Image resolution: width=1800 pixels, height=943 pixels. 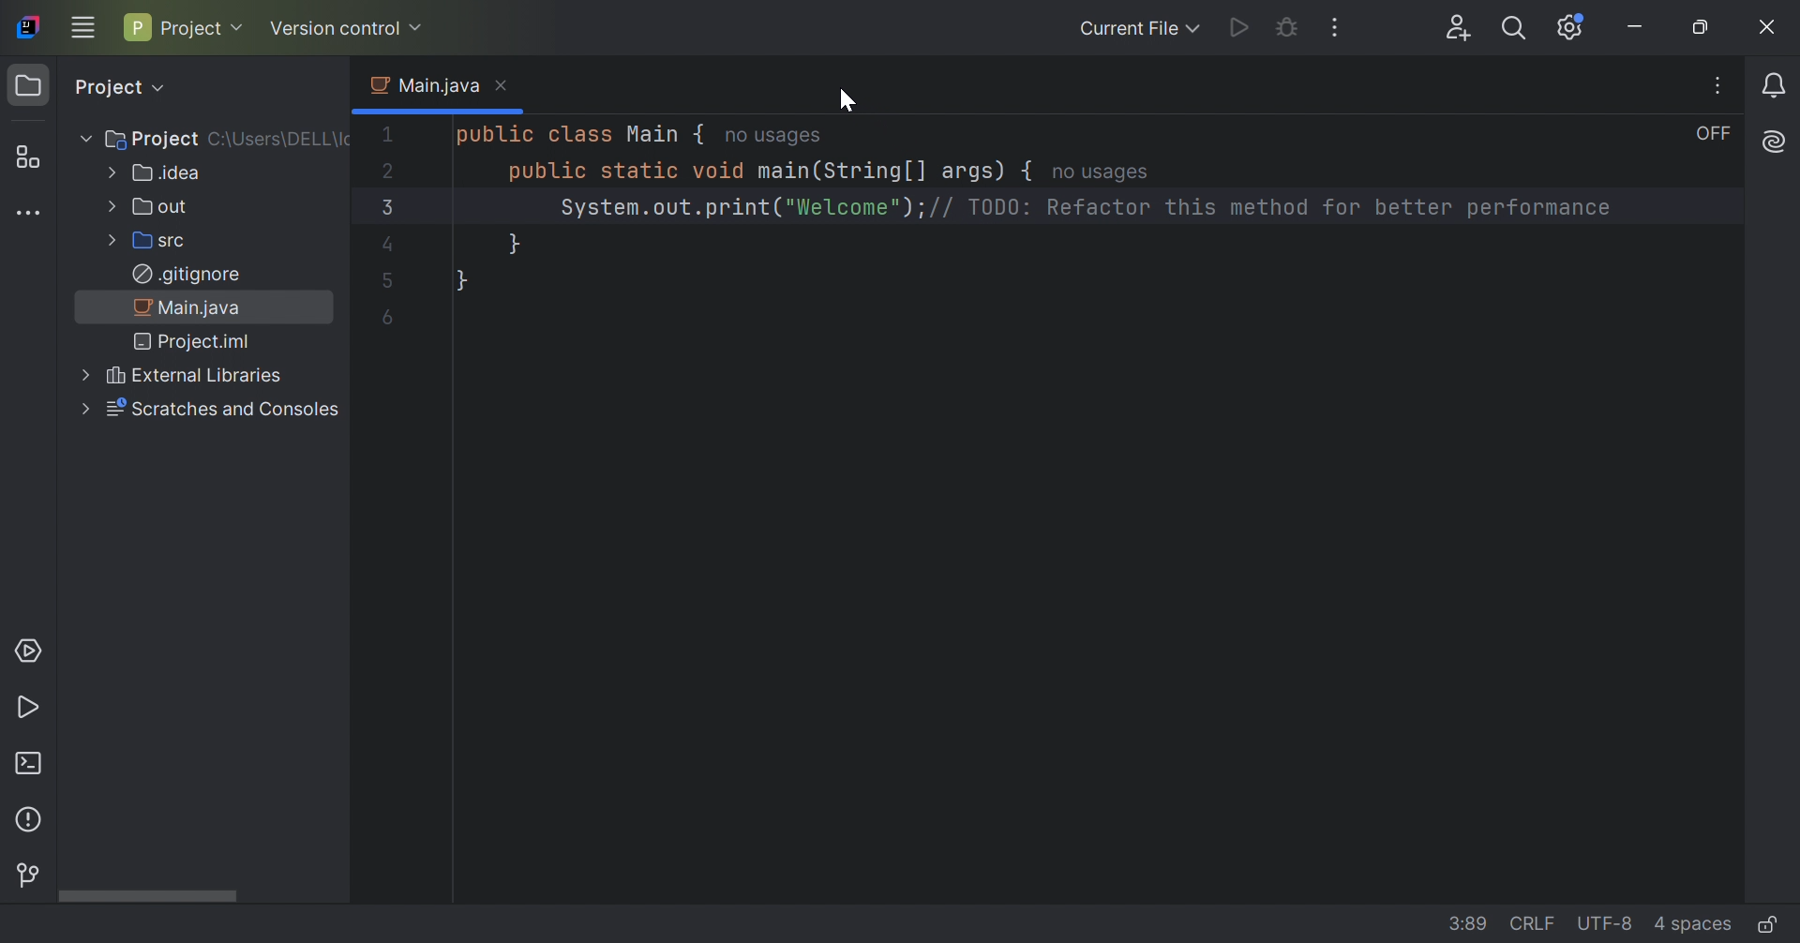 What do you see at coordinates (147, 207) in the screenshot?
I see `Out` at bounding box center [147, 207].